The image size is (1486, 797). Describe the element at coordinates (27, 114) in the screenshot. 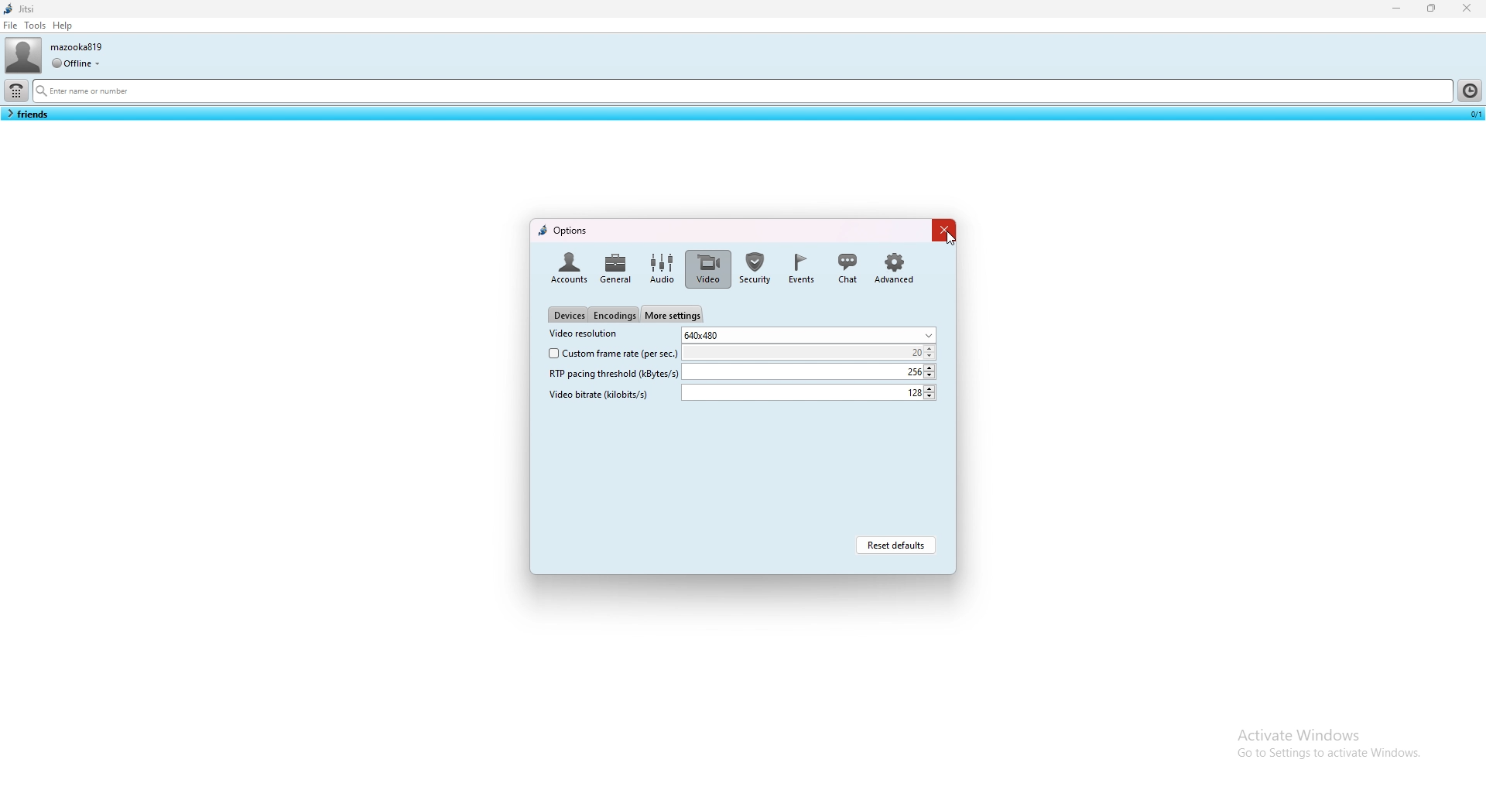

I see `contact list` at that location.